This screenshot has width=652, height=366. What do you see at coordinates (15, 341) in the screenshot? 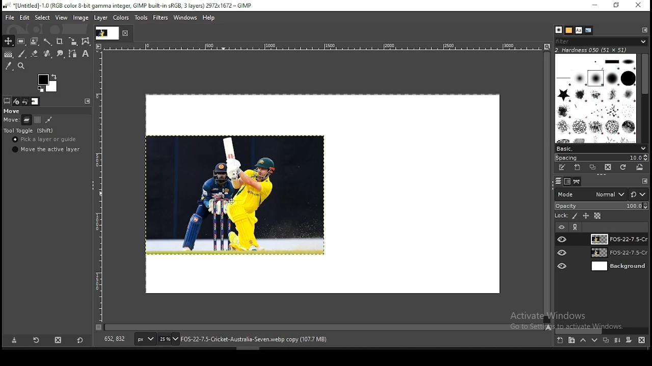
I see `save tool preset` at bounding box center [15, 341].